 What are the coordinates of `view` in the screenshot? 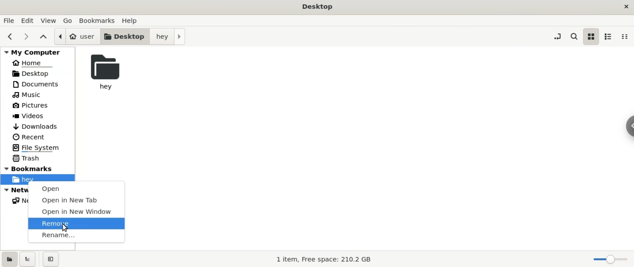 It's located at (48, 20).